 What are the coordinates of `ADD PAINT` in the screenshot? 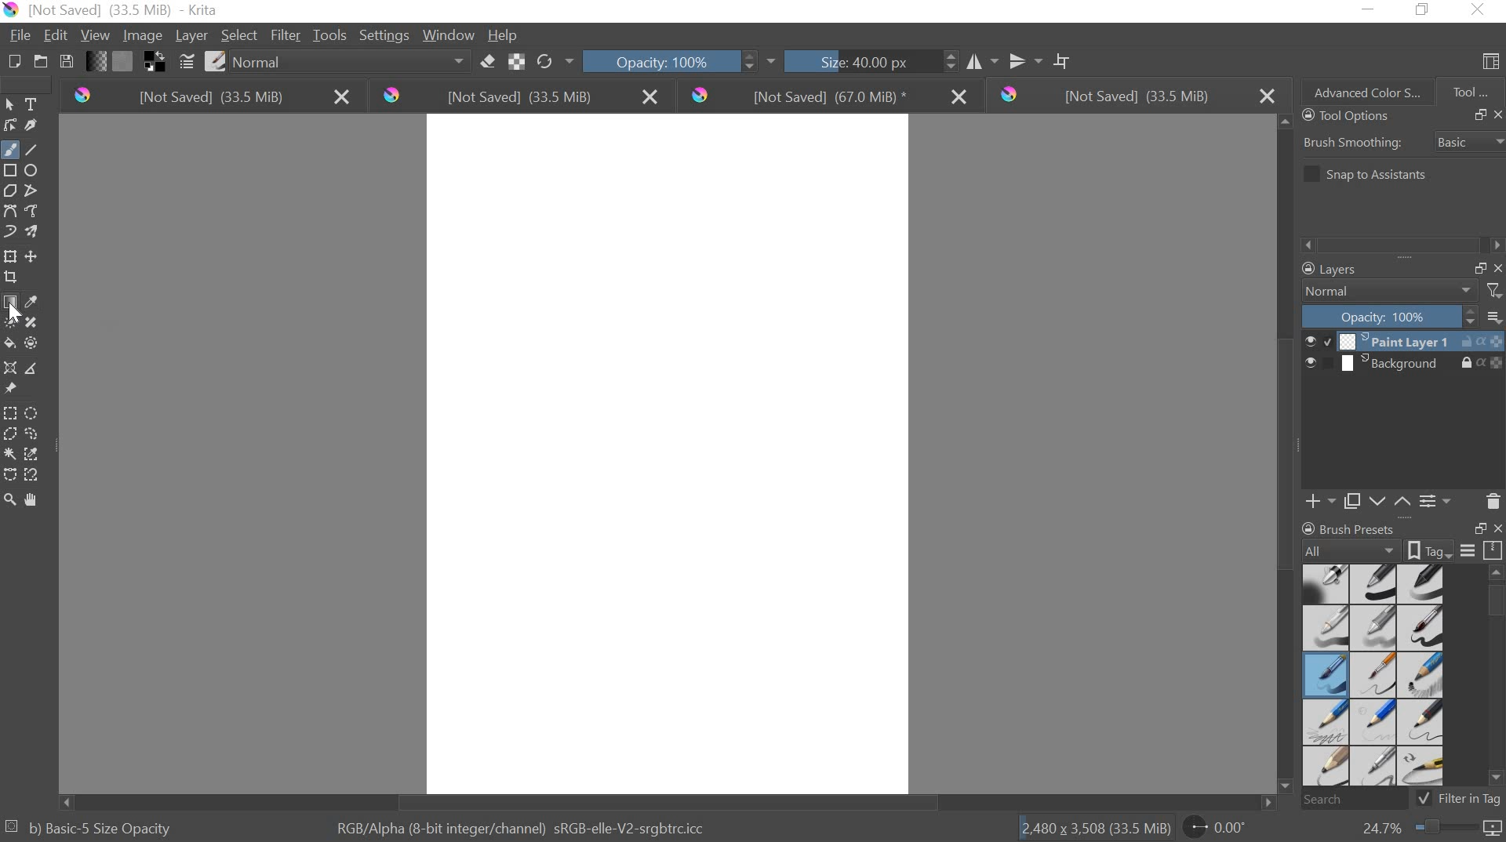 It's located at (1318, 500).